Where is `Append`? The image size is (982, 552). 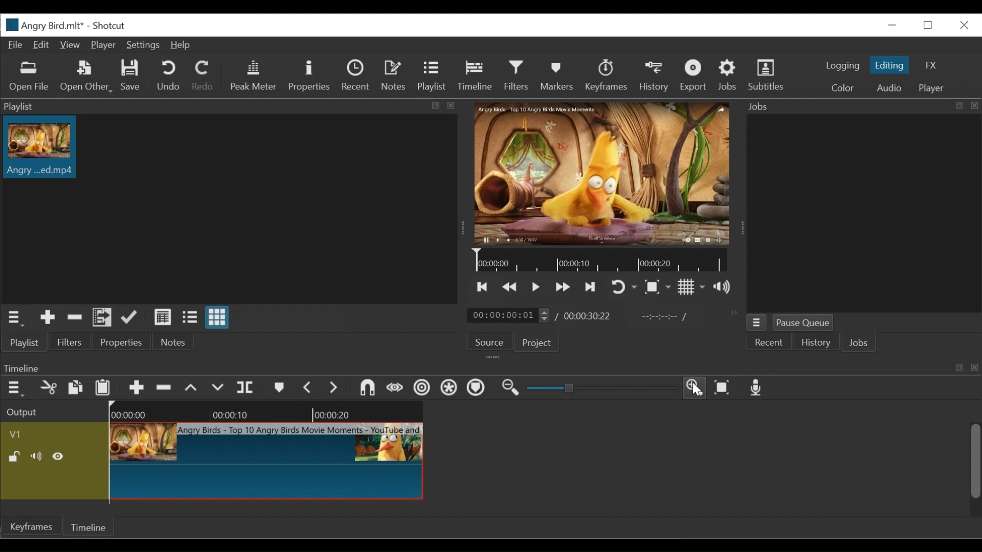 Append is located at coordinates (136, 387).